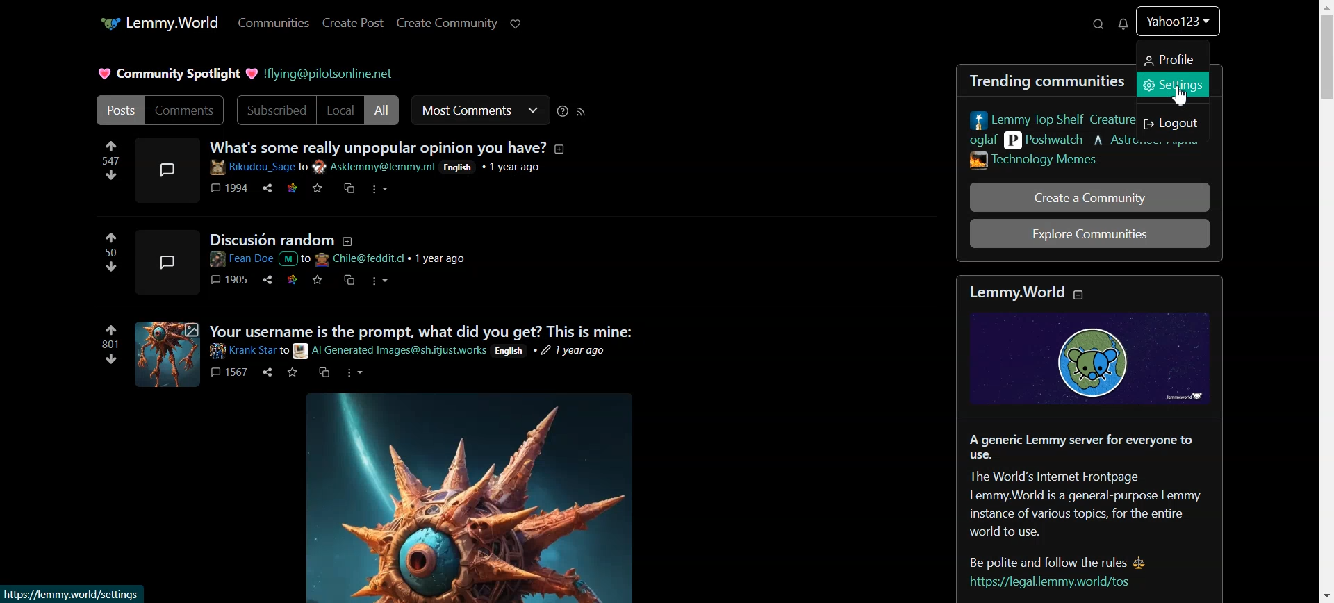 The width and height of the screenshot is (1334, 603). I want to click on Hyperlink, so click(329, 73).